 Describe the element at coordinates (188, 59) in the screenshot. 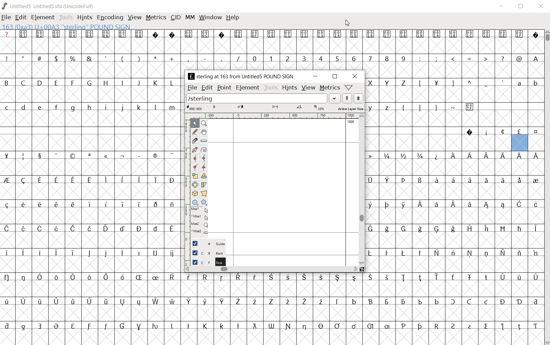

I see `,` at that location.